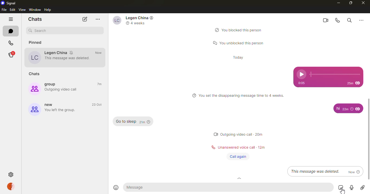  I want to click on search, so click(349, 20).